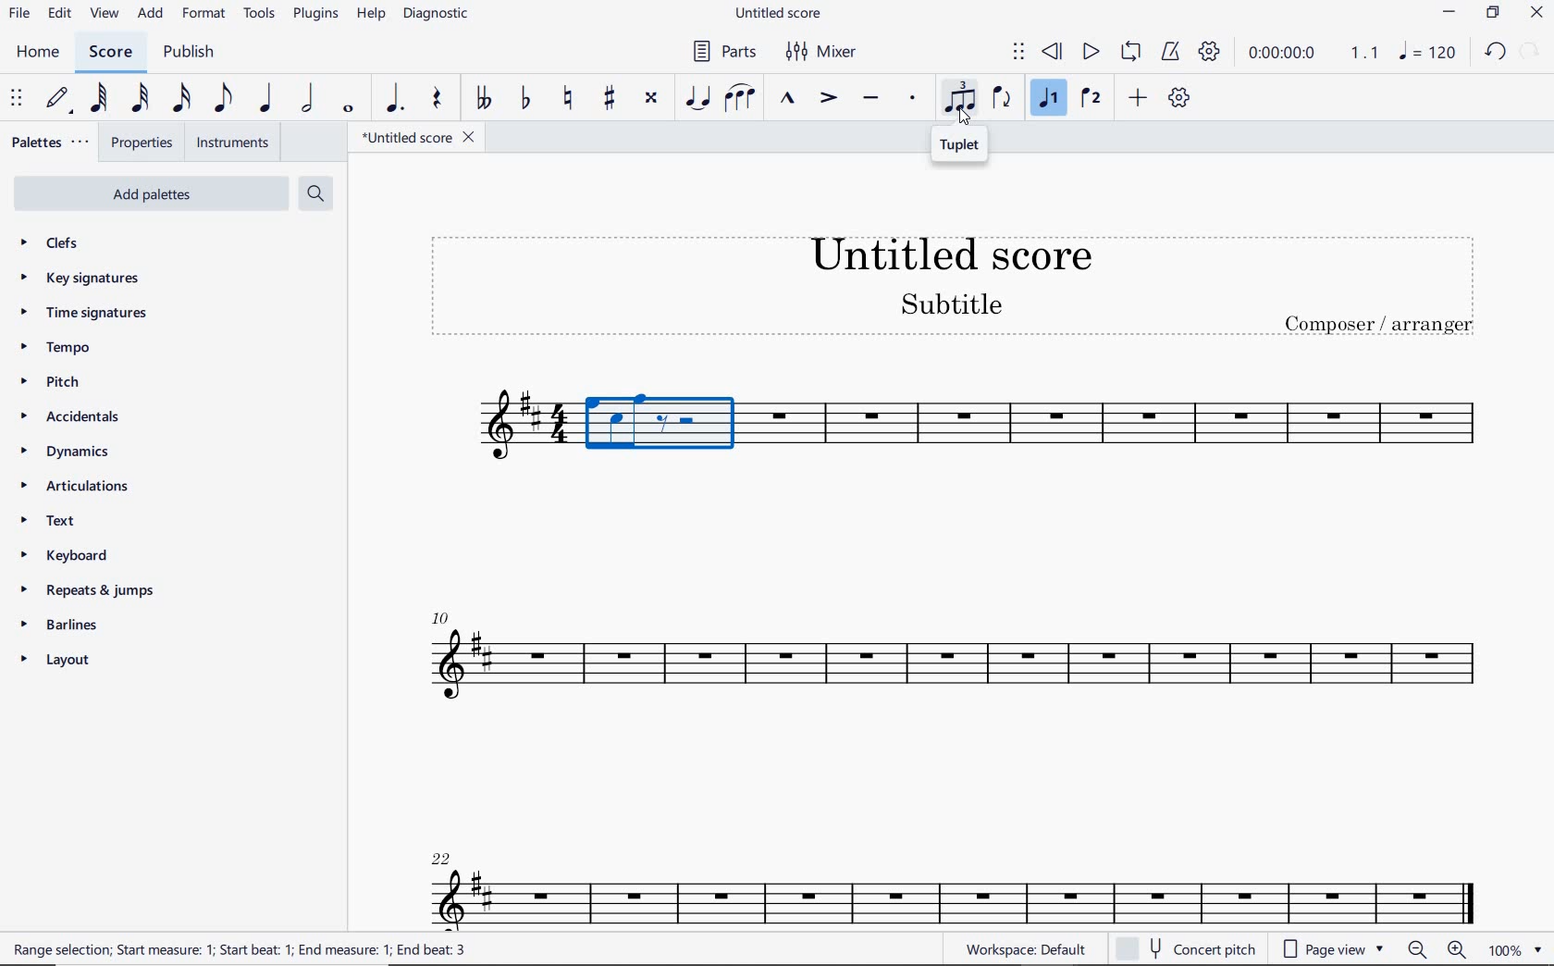 This screenshot has width=1554, height=966. I want to click on STACCATO, so click(913, 100).